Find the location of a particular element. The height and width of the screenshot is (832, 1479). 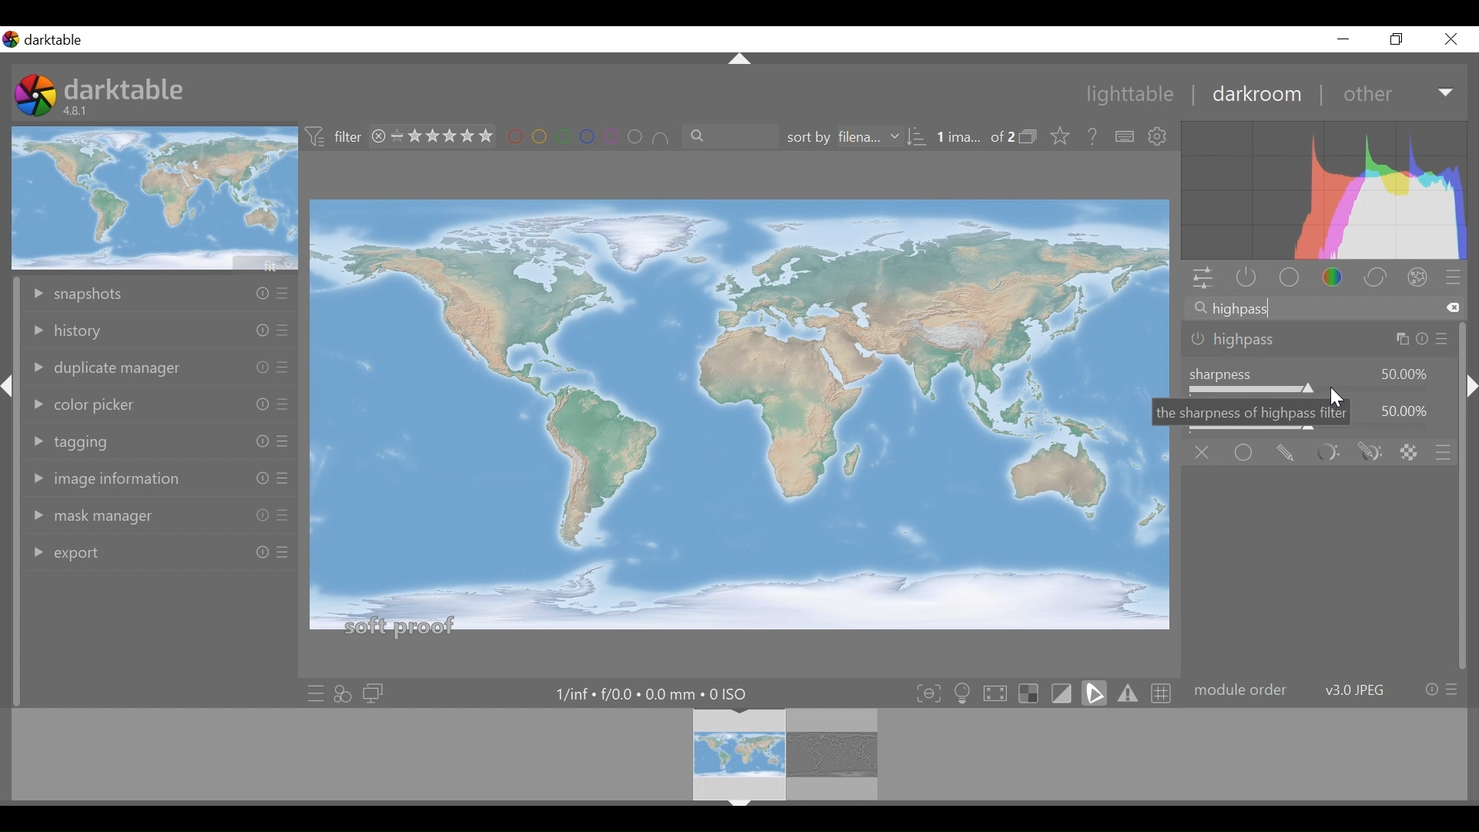

image information is located at coordinates (163, 478).